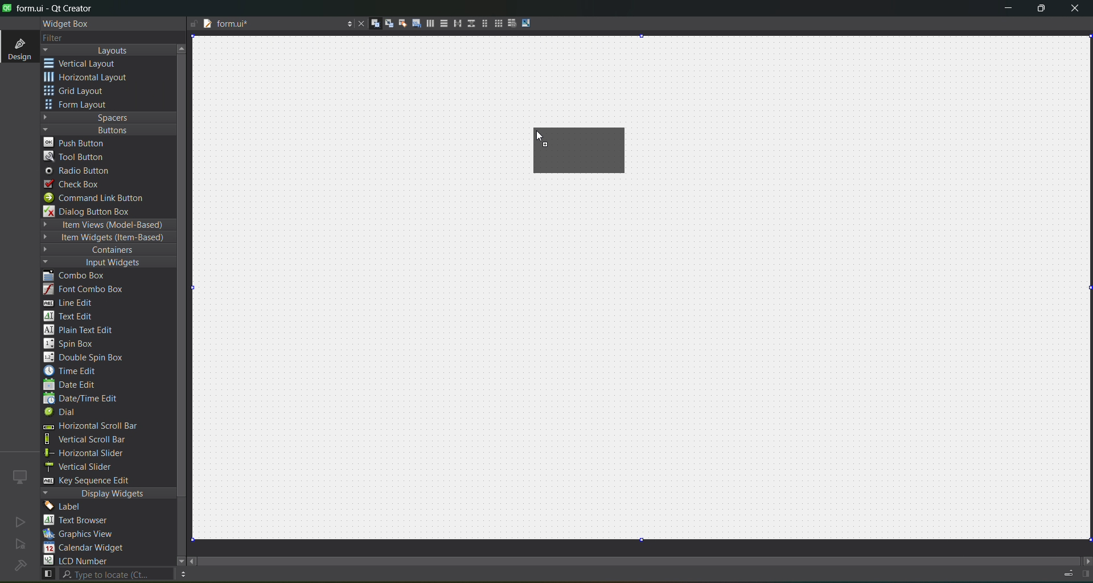  I want to click on layout in a form, so click(481, 23).